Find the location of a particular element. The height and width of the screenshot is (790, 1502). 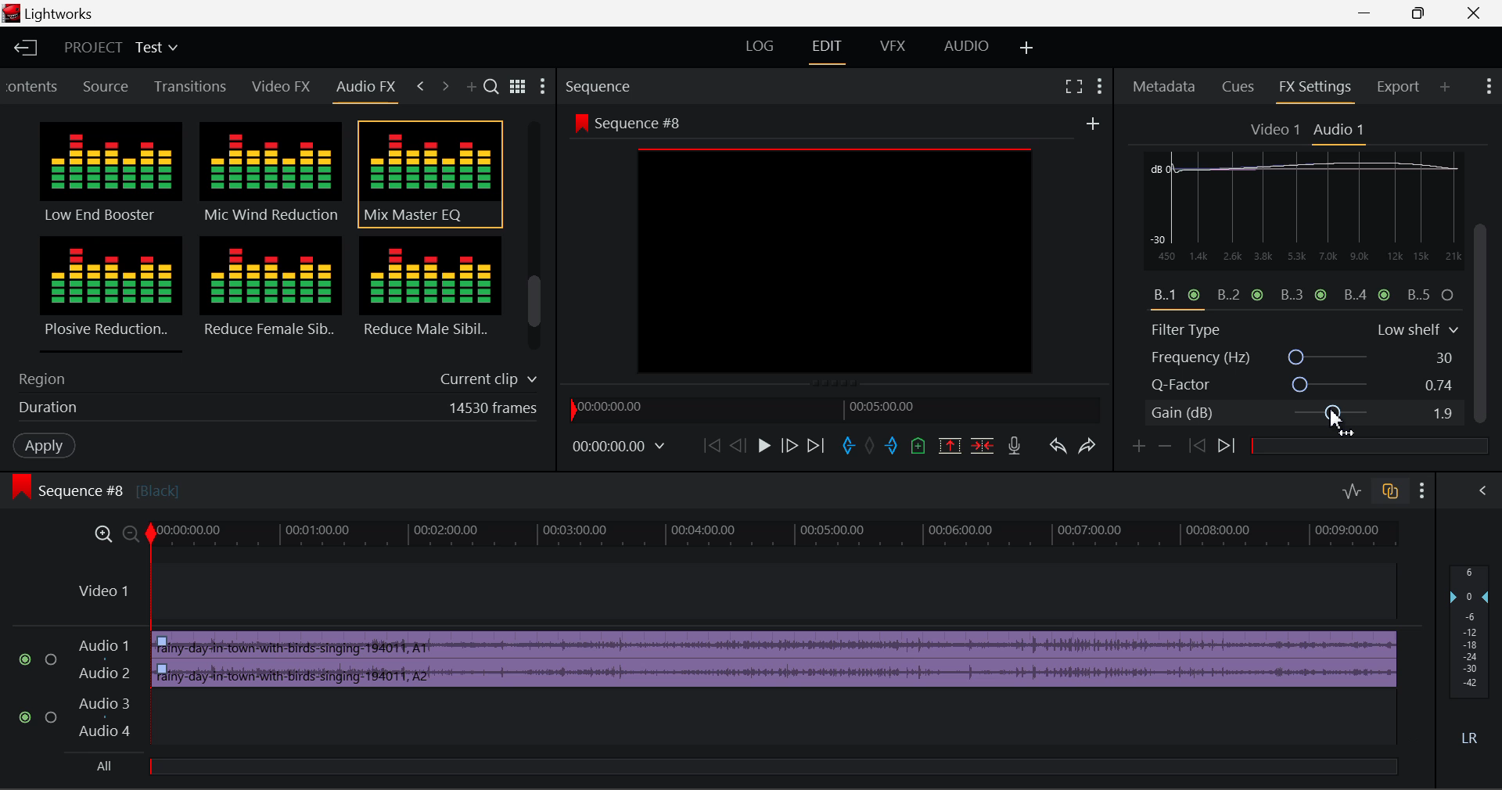

Timeline Zoom In is located at coordinates (105, 535).